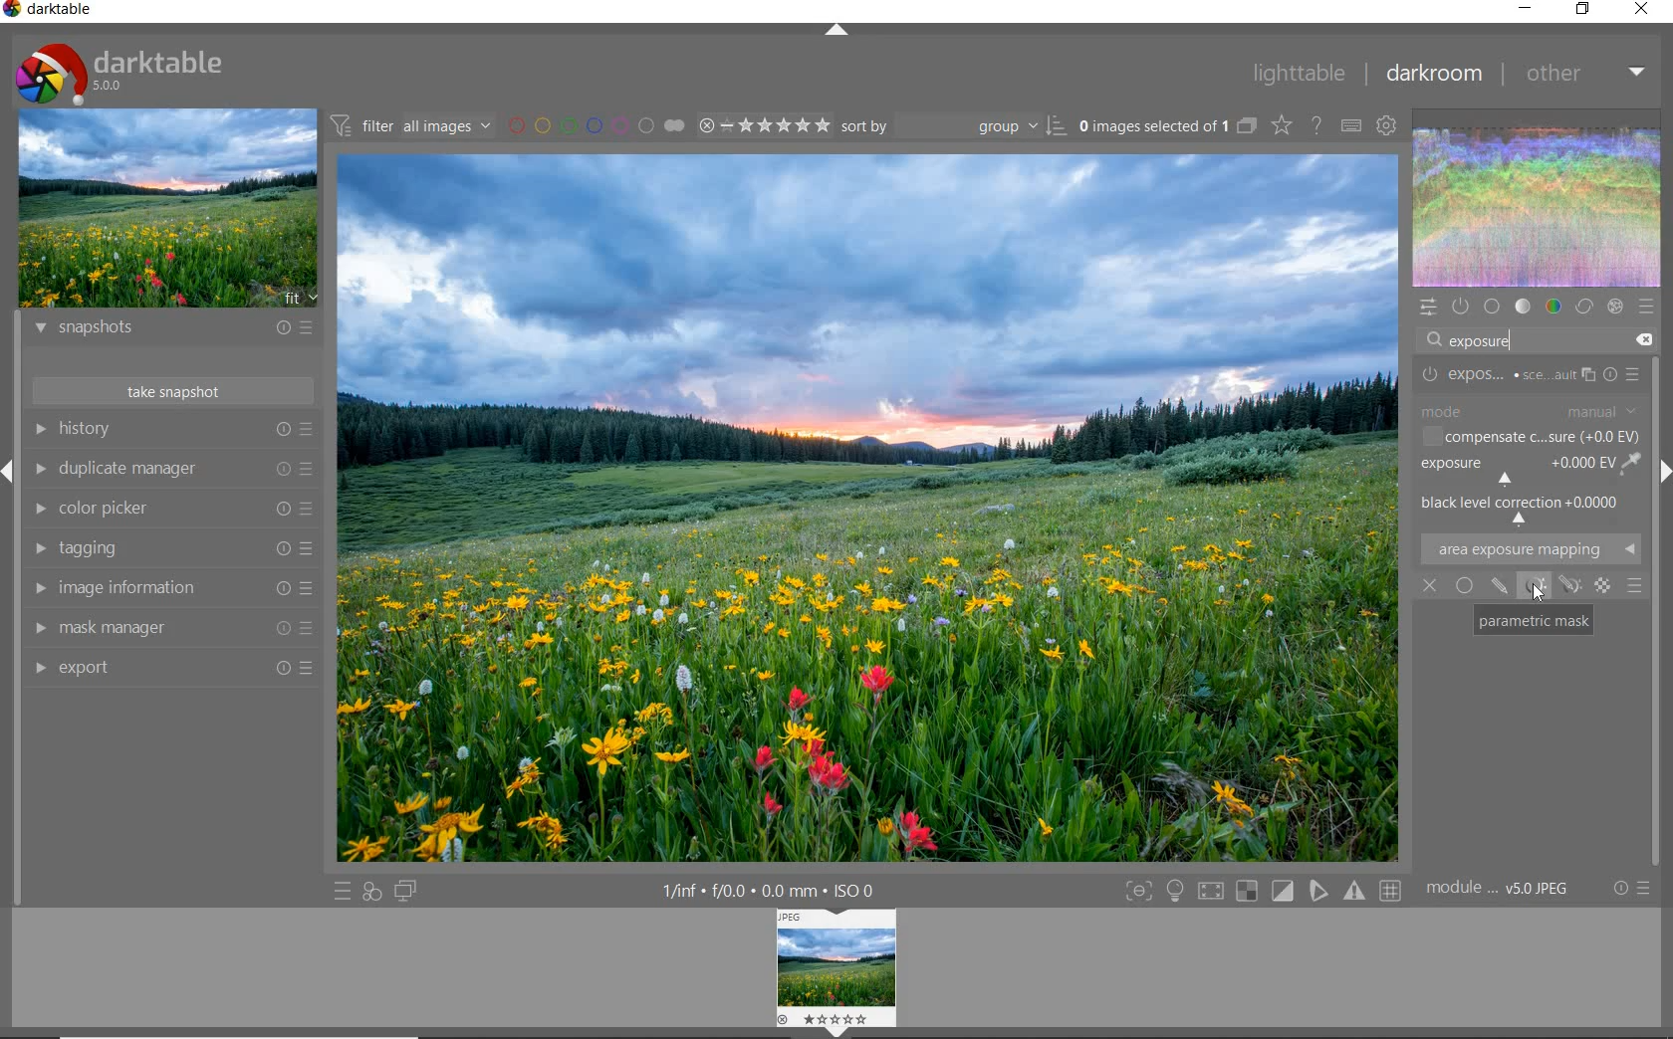 Image resolution: width=1673 pixels, height=1039 pixels. Describe the element at coordinates (1551, 586) in the screenshot. I see `MASK OPTIONS` at that location.